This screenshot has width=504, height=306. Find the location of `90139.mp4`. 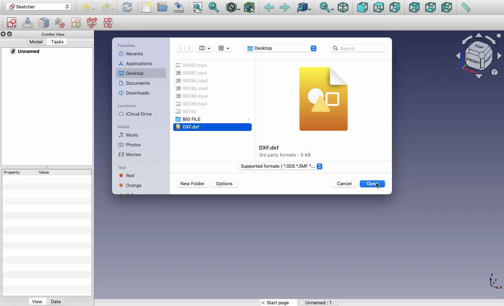

90139.mp4 is located at coordinates (192, 104).